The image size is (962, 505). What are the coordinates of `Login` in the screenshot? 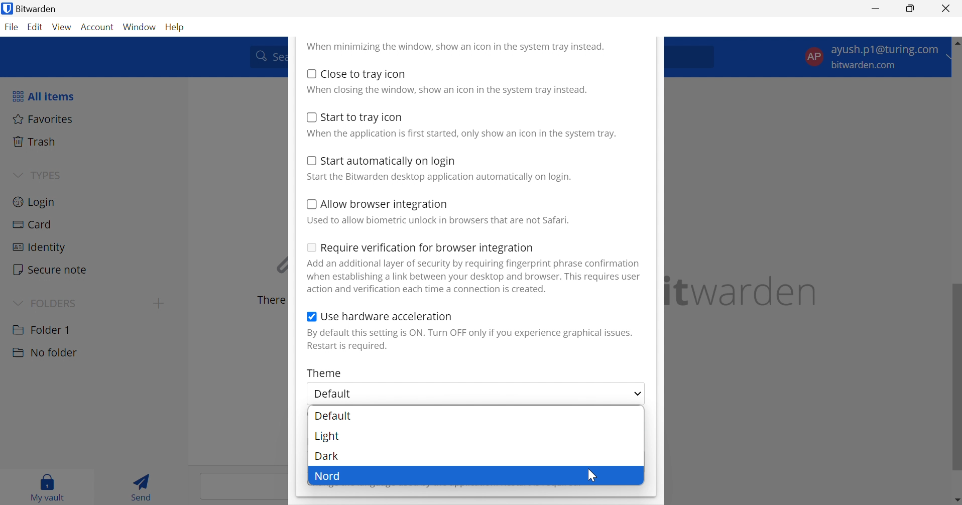 It's located at (35, 201).